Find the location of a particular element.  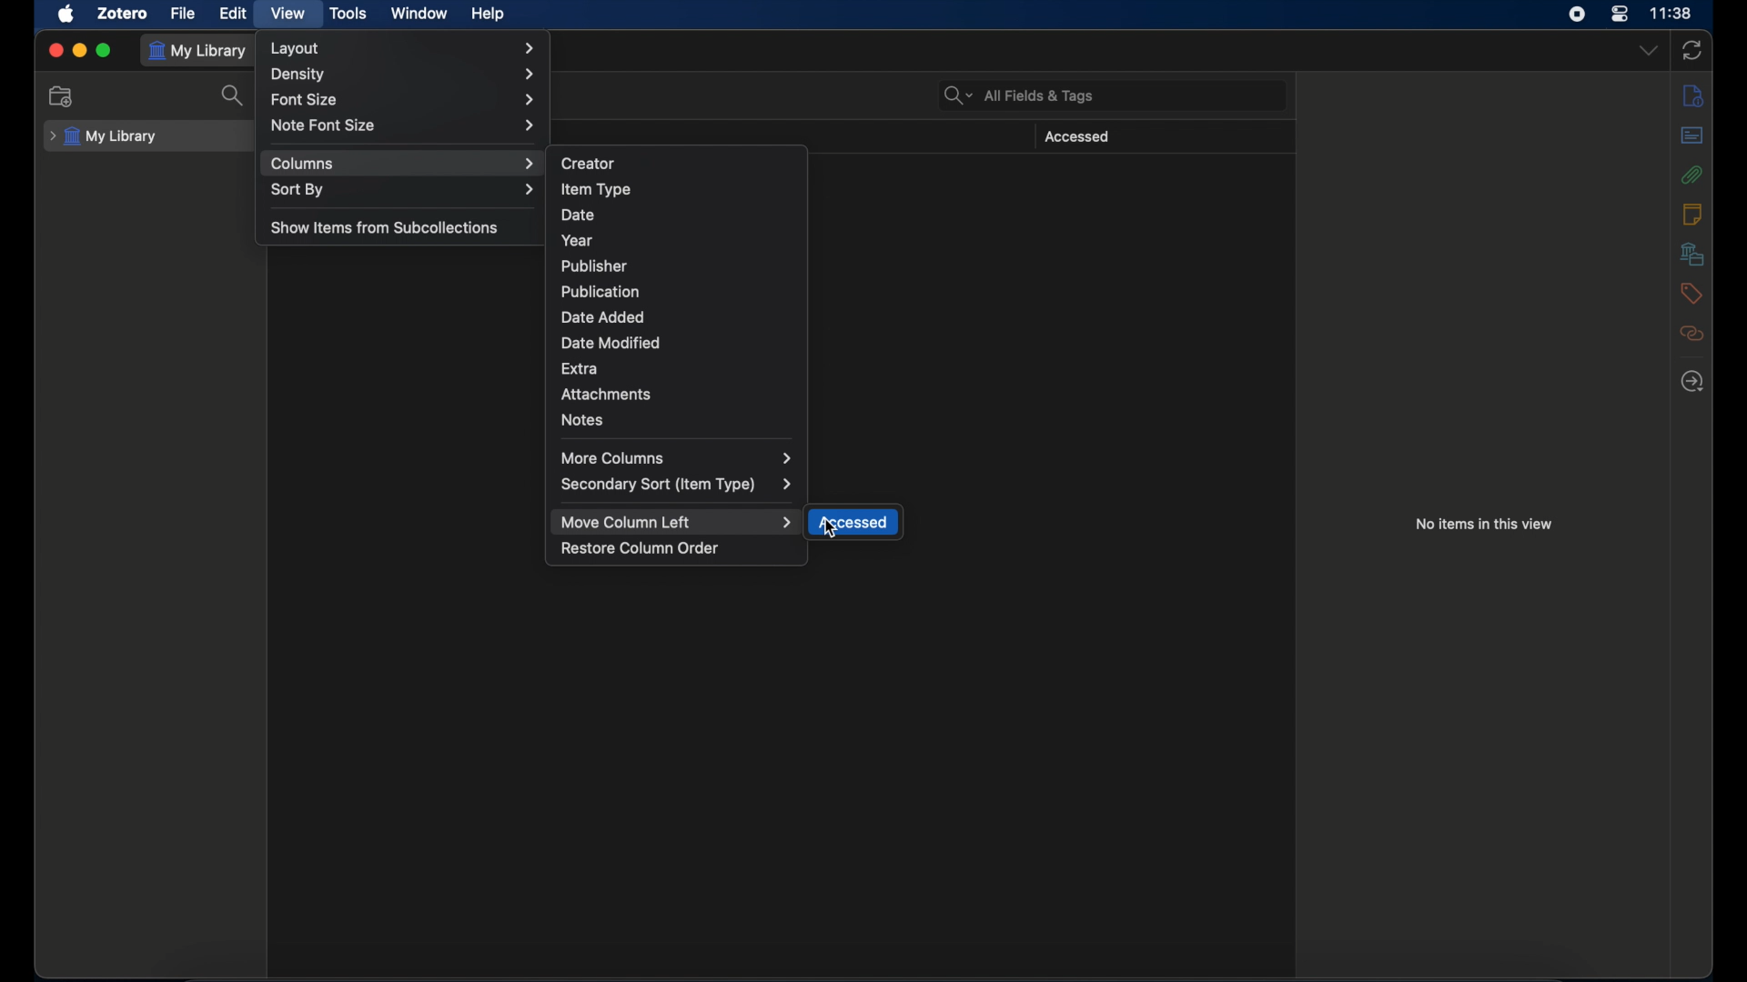

my library is located at coordinates (200, 51).